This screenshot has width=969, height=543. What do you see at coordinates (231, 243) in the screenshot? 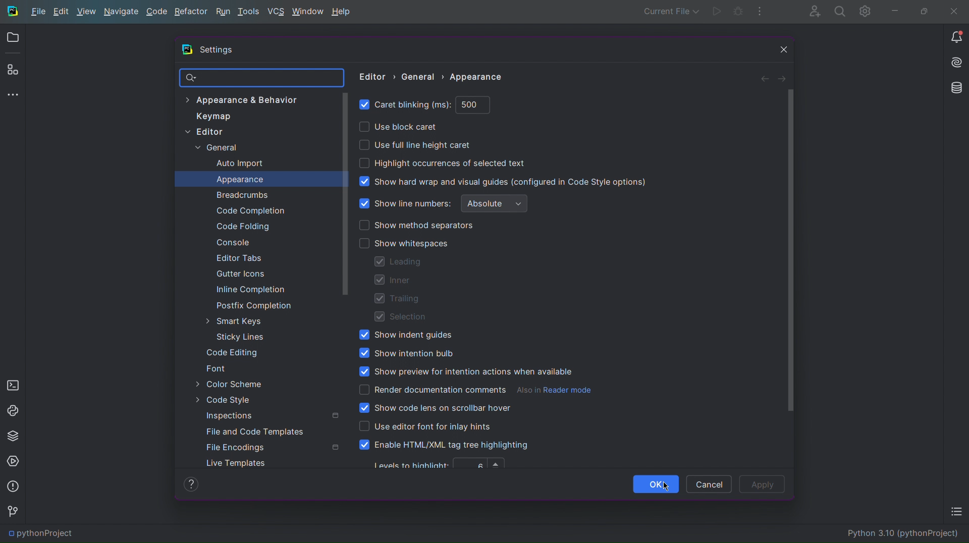
I see `Console` at bounding box center [231, 243].